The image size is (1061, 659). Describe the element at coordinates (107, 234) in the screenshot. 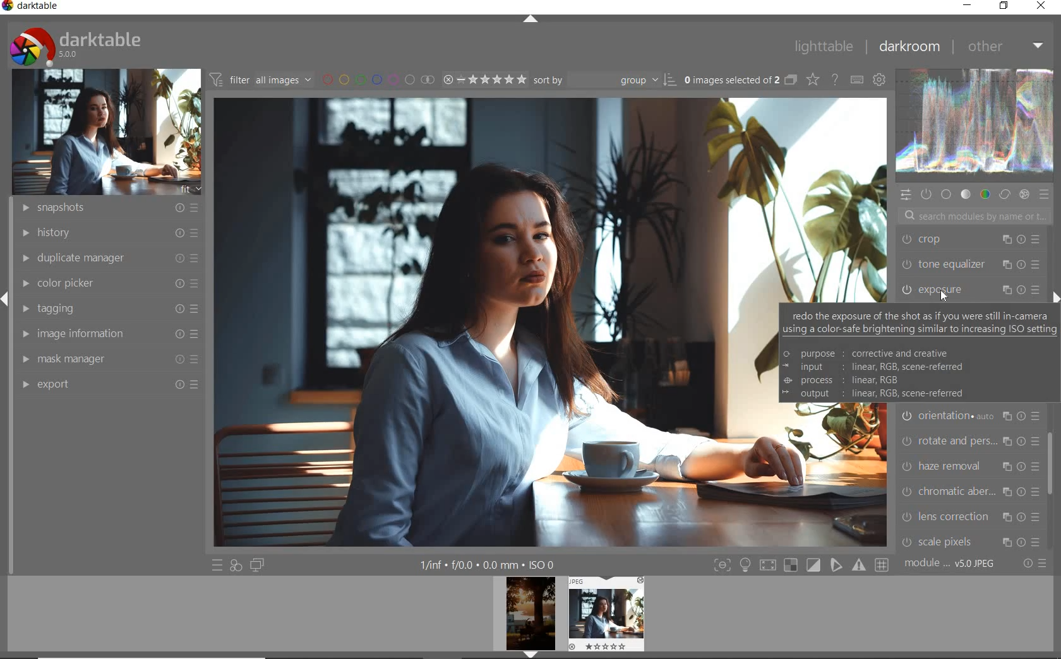

I see `HISTORY` at that location.